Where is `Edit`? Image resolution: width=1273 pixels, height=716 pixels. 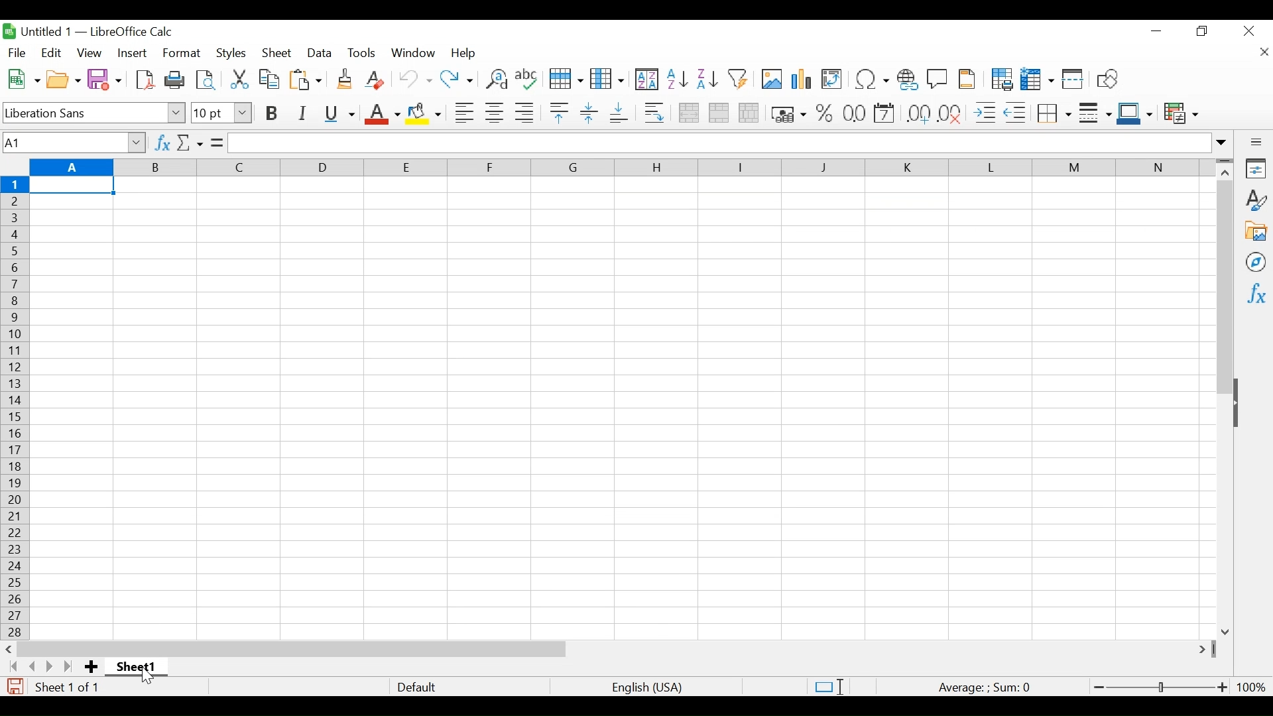 Edit is located at coordinates (51, 52).